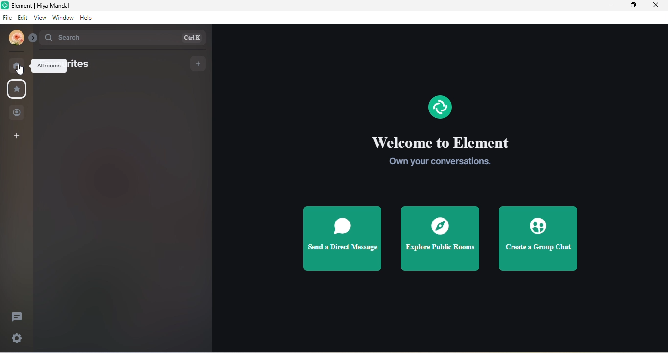  What do you see at coordinates (440, 107) in the screenshot?
I see `logo` at bounding box center [440, 107].